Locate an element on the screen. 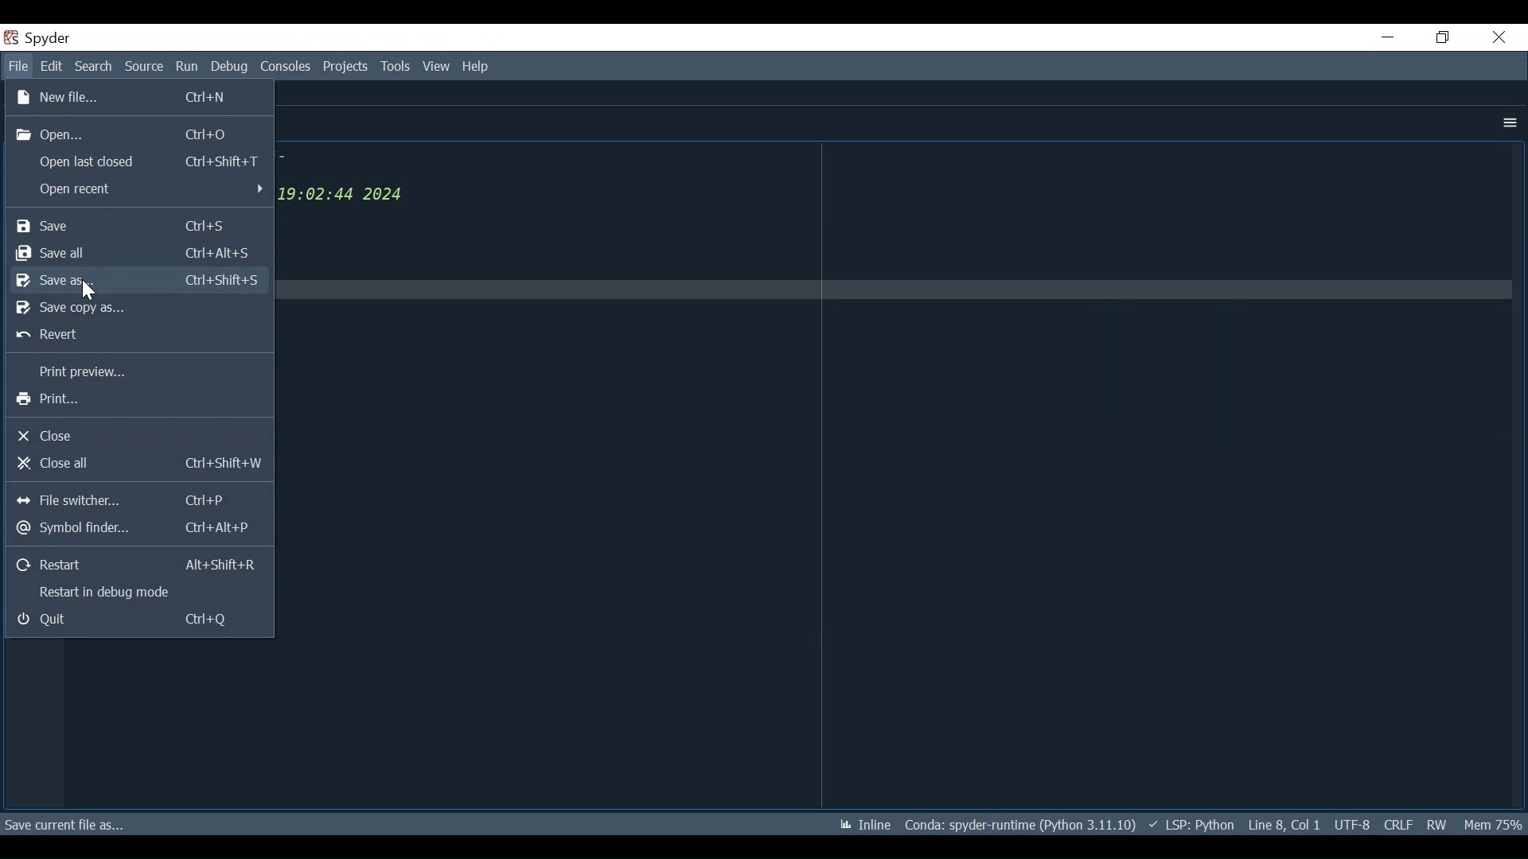 Image resolution: width=1528 pixels, height=859 pixels. File Switcher is located at coordinates (140, 498).